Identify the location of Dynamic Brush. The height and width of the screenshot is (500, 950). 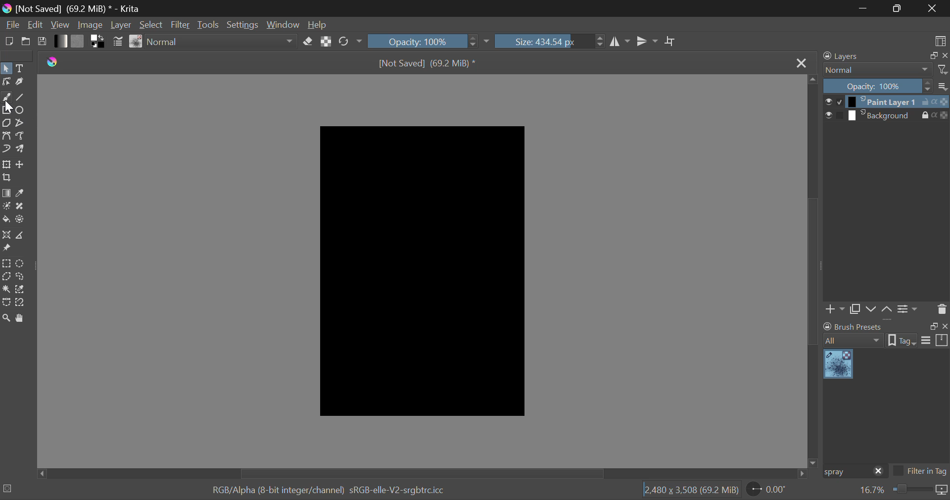
(6, 148).